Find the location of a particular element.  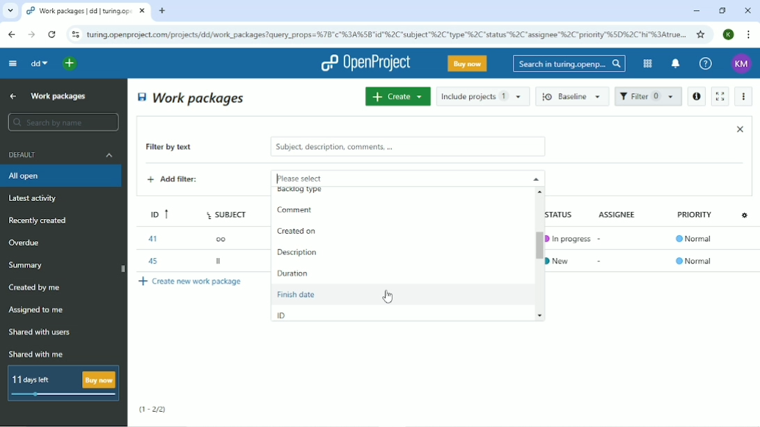

New is located at coordinates (563, 259).